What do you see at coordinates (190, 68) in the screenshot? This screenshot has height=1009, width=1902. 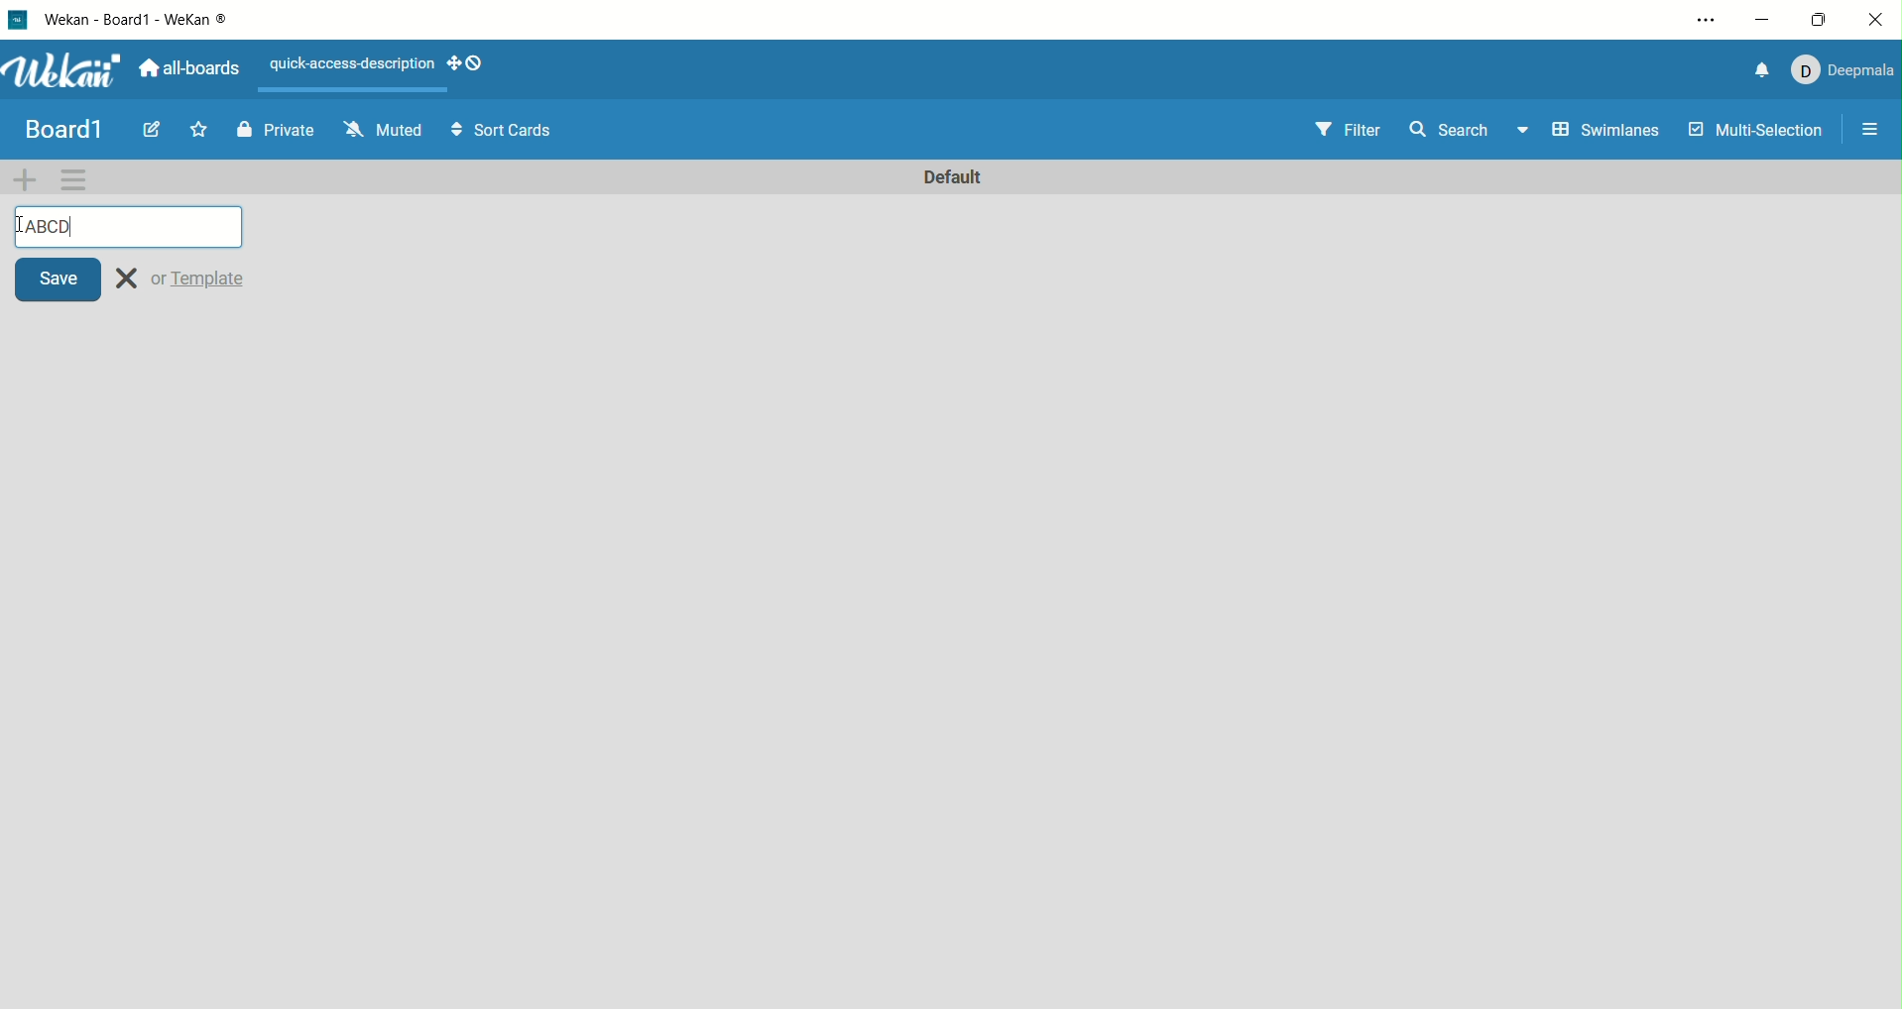 I see `all boards` at bounding box center [190, 68].